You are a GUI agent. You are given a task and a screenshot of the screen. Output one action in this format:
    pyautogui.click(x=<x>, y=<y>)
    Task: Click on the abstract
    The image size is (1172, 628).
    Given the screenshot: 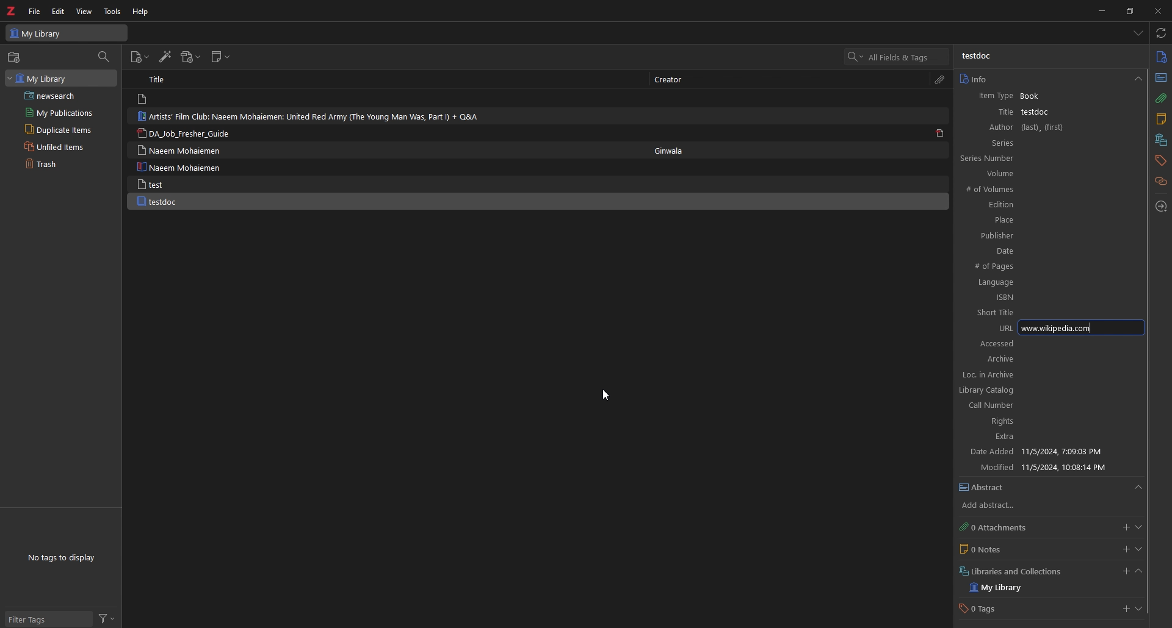 What is the action you would take?
    pyautogui.click(x=1051, y=488)
    